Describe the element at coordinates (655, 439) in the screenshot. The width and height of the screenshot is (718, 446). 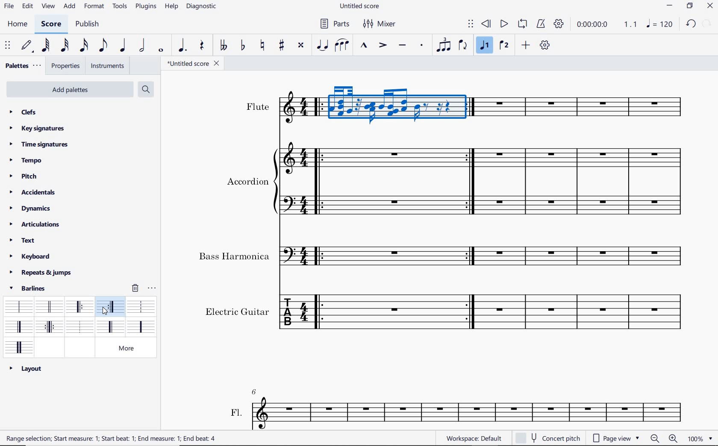
I see `ZOOM OUT` at that location.